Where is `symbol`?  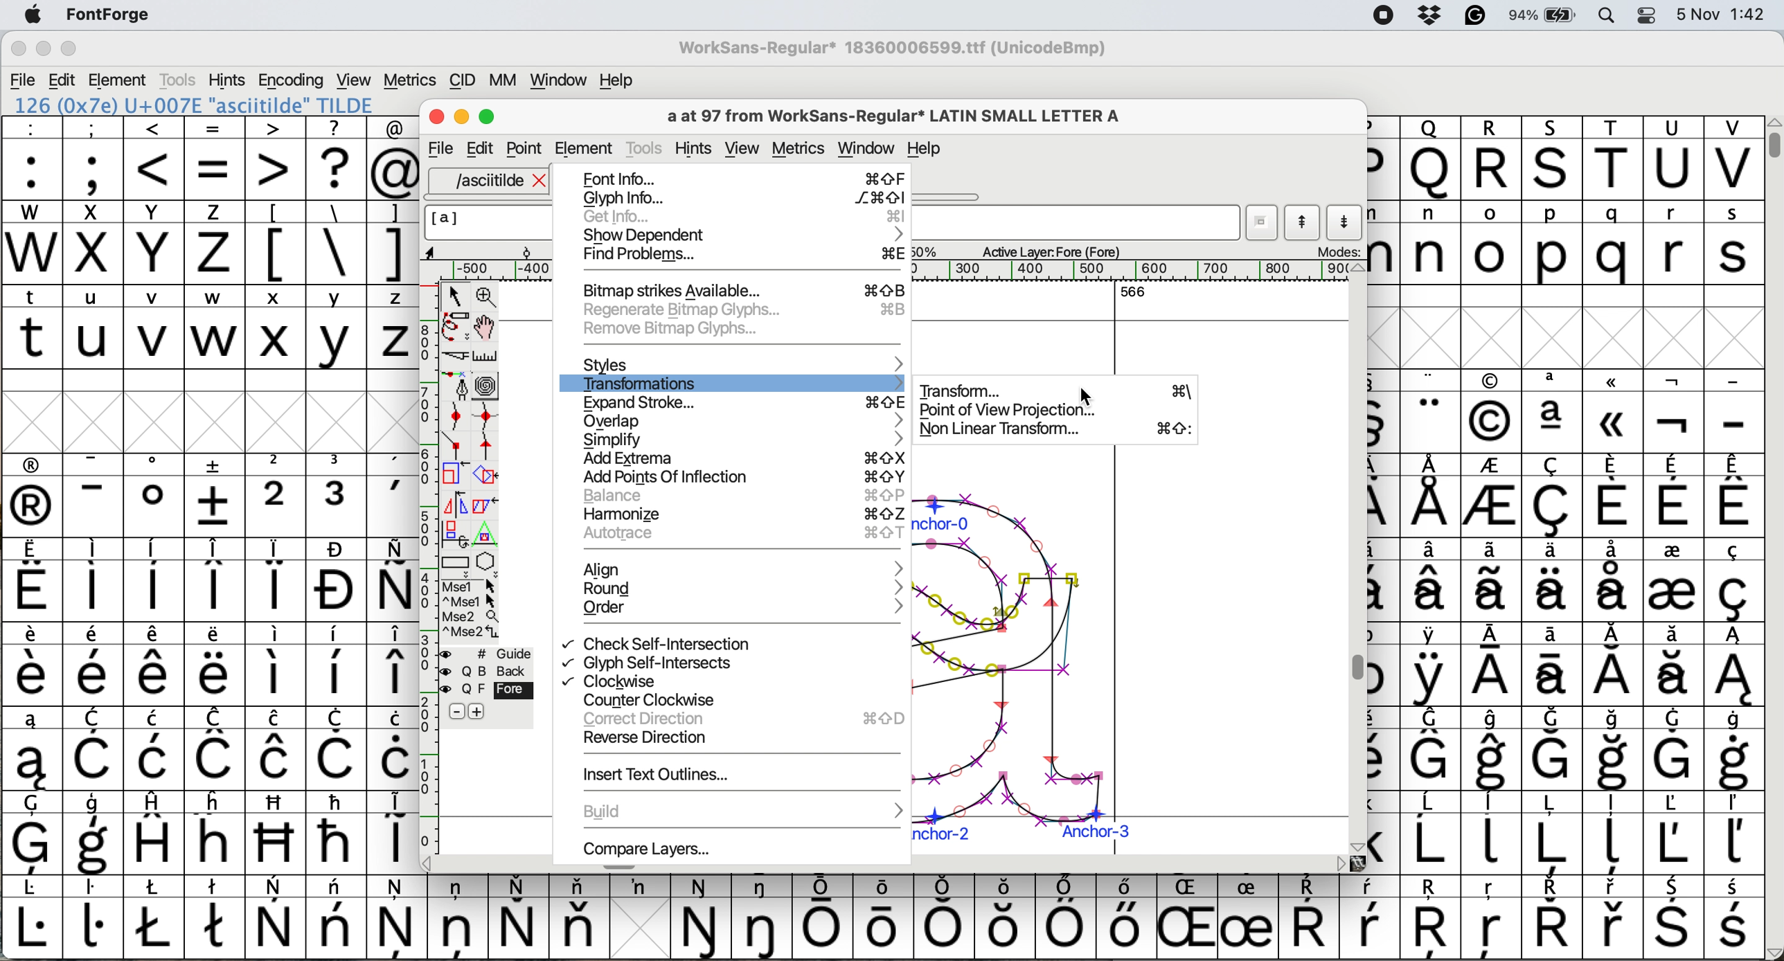 symbol is located at coordinates (94, 496).